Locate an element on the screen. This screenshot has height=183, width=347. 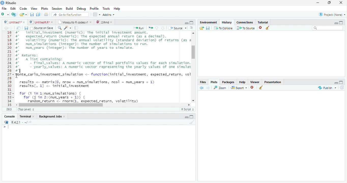
Source is located at coordinates (177, 28).